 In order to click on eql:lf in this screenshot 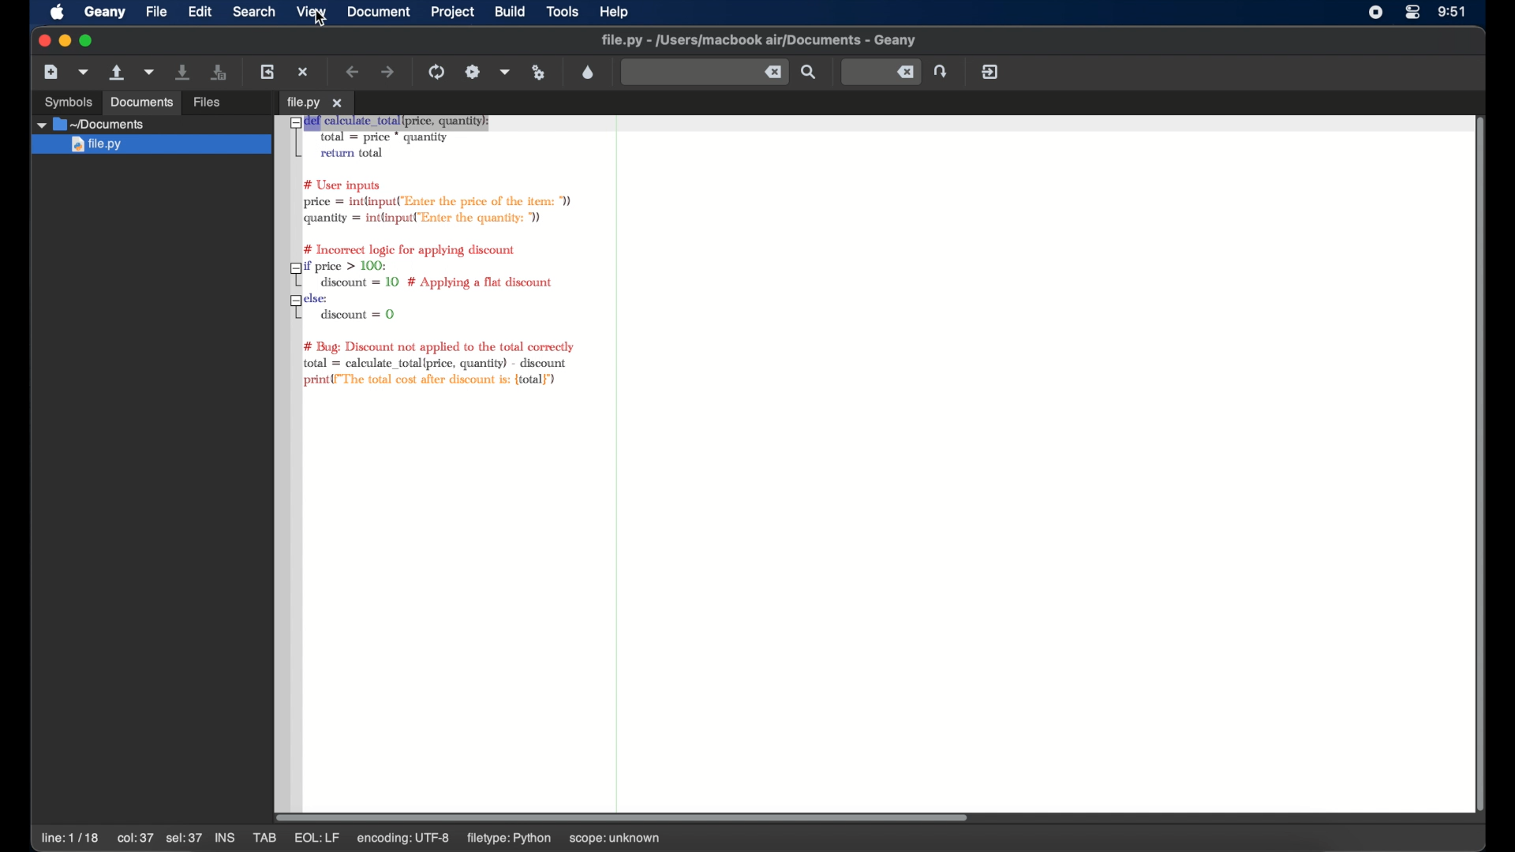, I will do `click(316, 838)`.